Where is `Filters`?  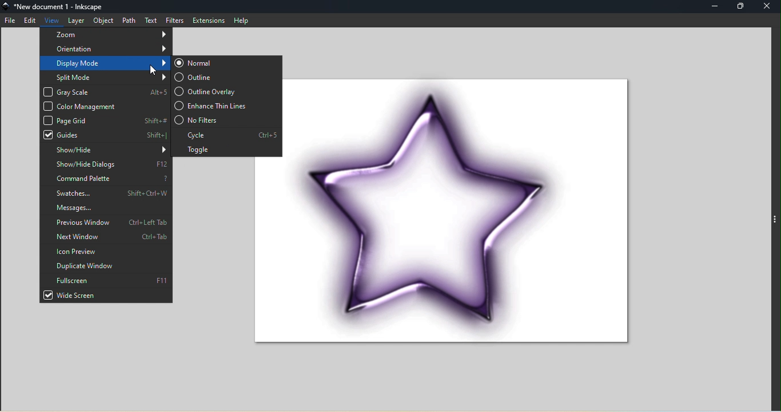 Filters is located at coordinates (174, 19).